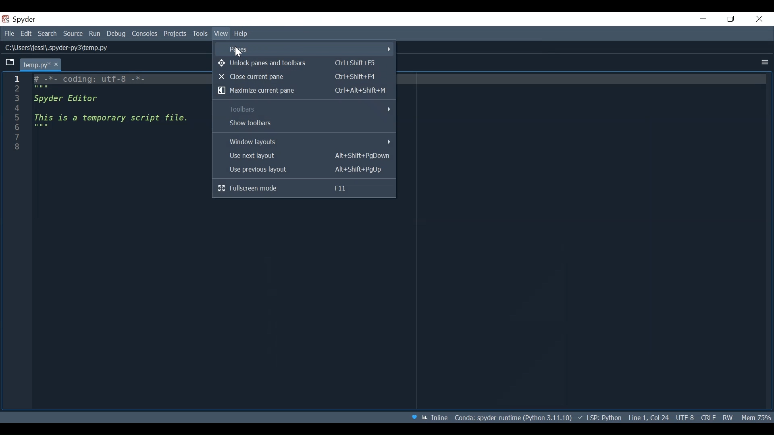 Image resolution: width=774 pixels, height=435 pixels. I want to click on Browse tabs, so click(10, 63).